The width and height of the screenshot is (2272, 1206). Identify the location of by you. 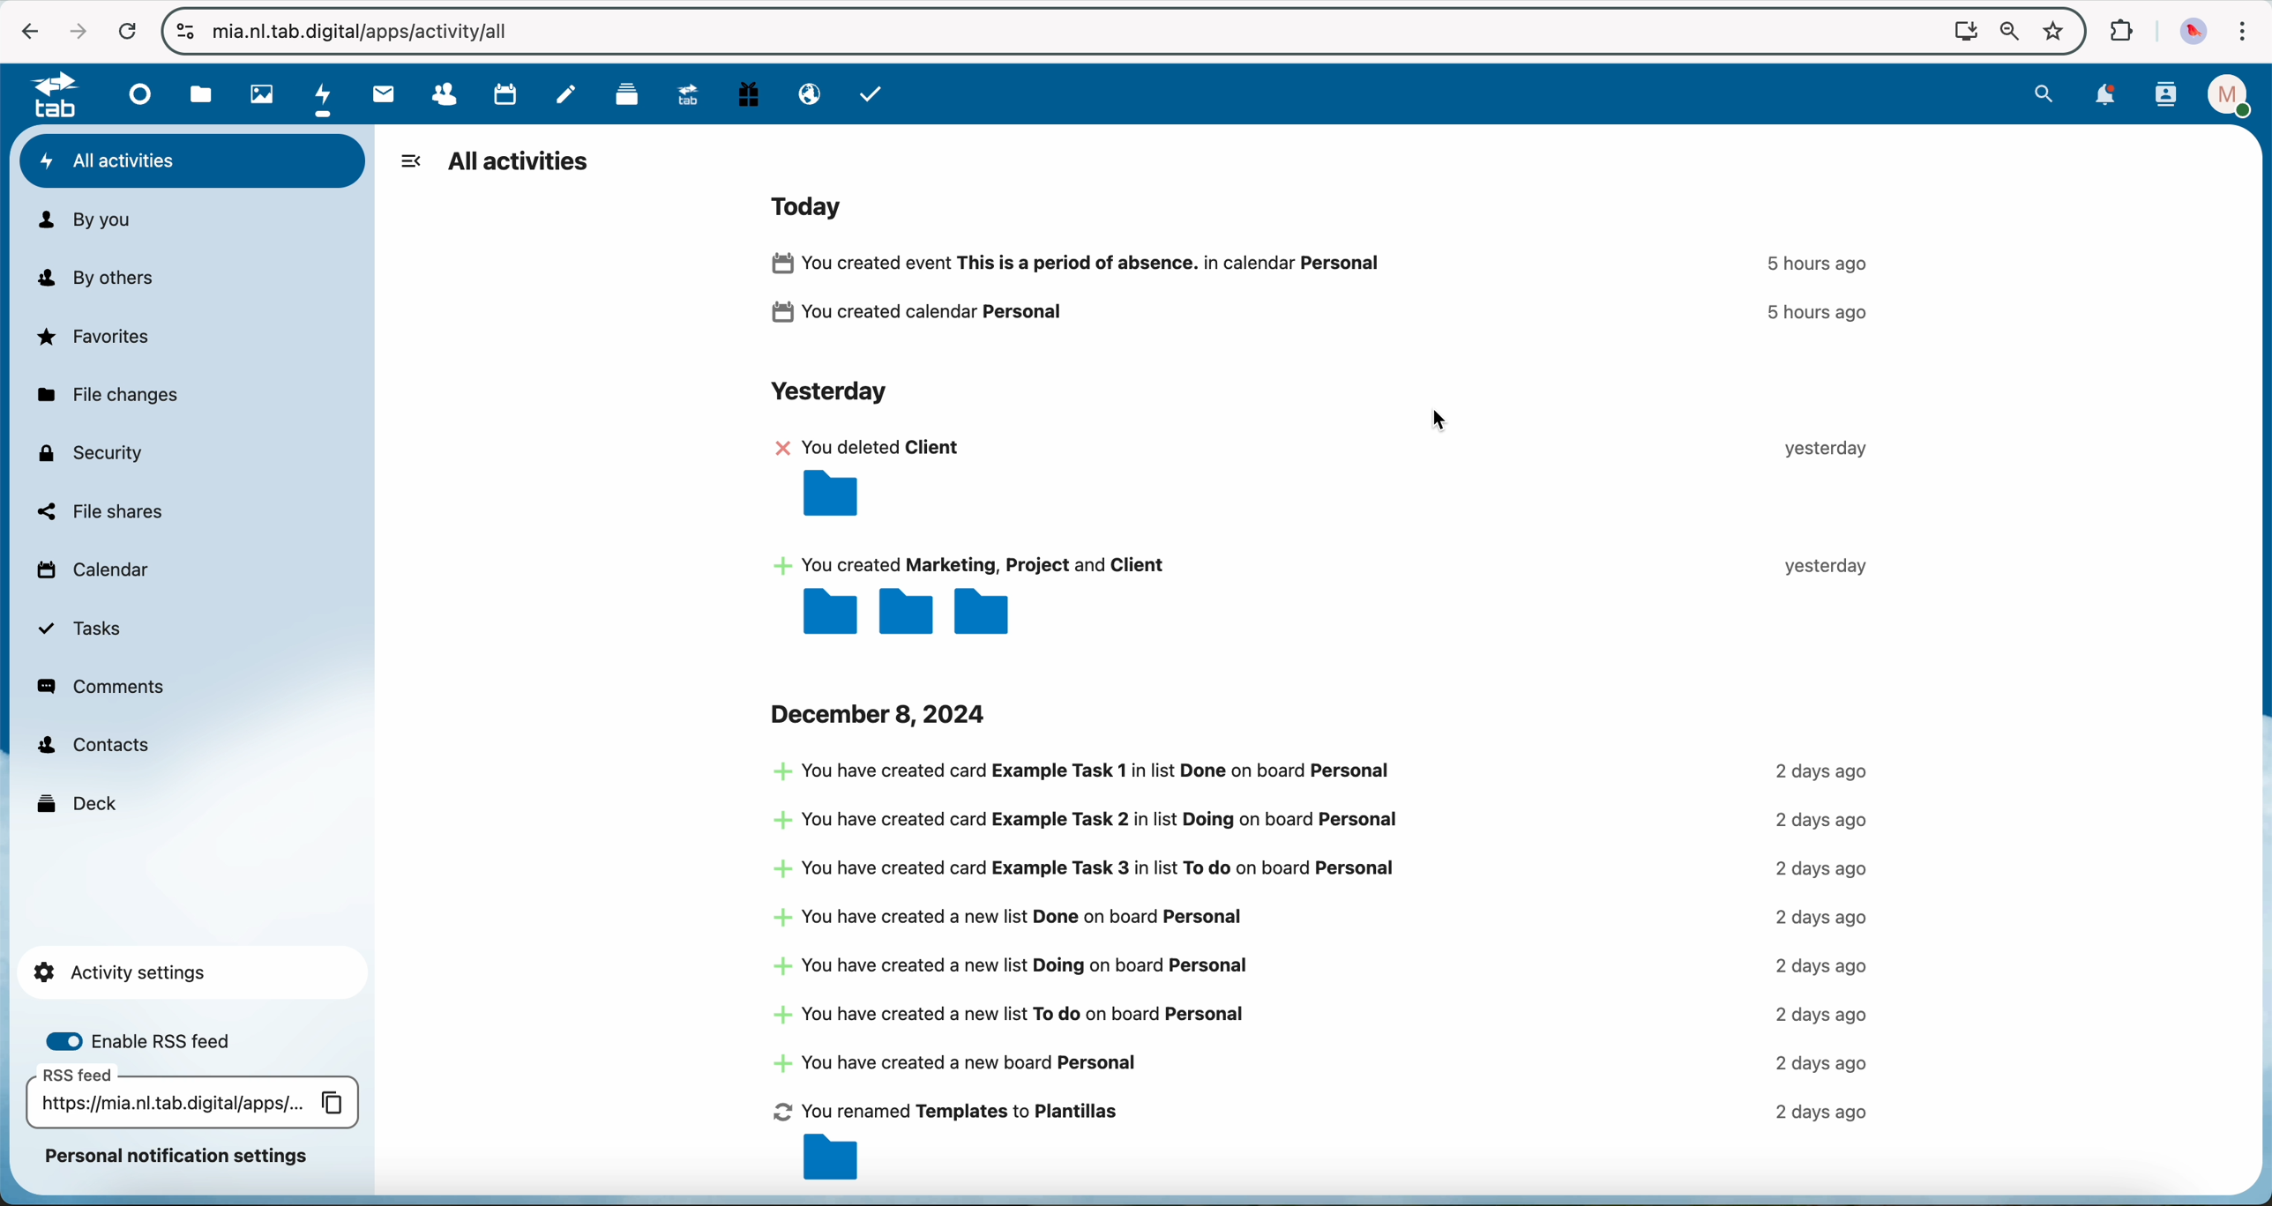
(84, 220).